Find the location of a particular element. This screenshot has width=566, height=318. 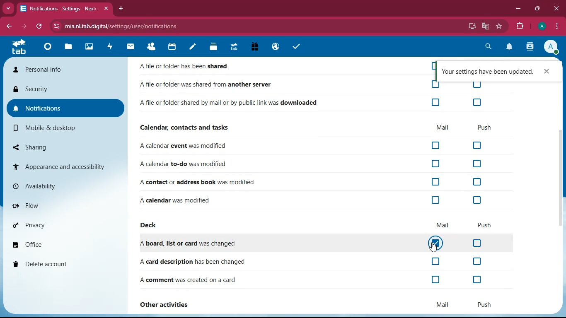

sharing is located at coordinates (66, 147).